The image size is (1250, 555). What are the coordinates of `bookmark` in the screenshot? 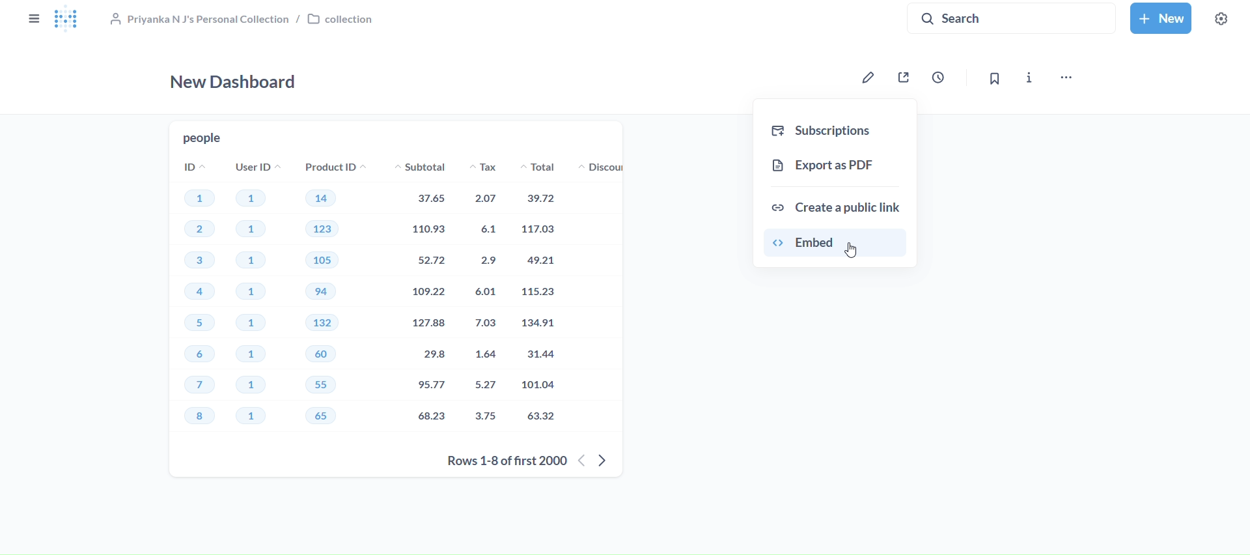 It's located at (992, 79).